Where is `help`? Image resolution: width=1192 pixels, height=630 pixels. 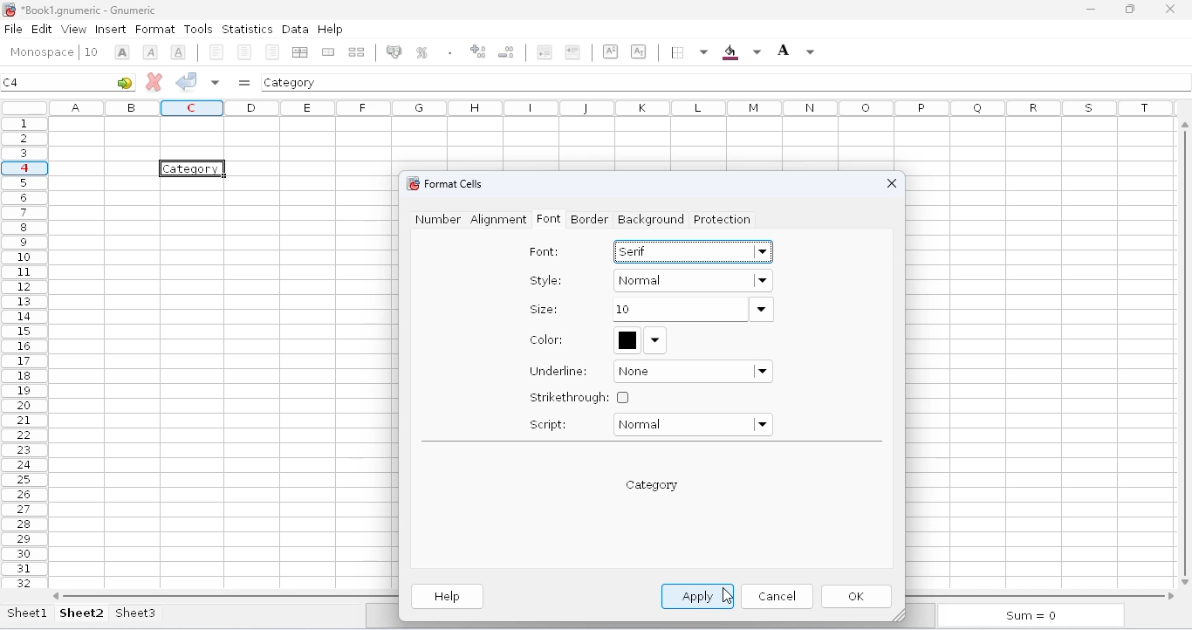
help is located at coordinates (449, 597).